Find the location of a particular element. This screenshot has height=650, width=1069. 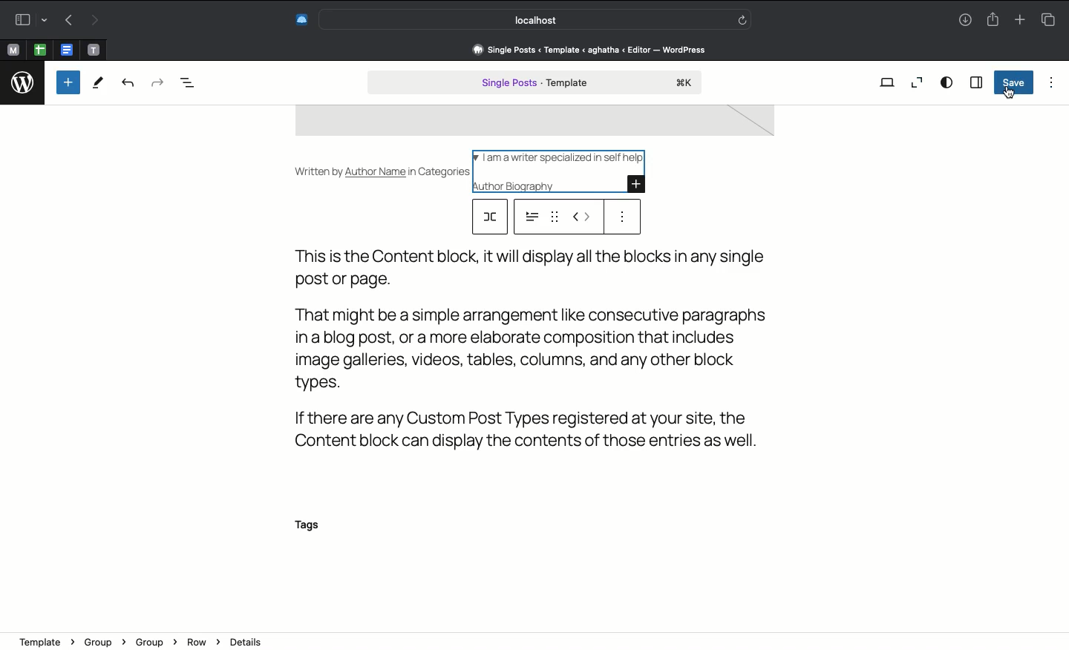

I am a writer specialized in self help is located at coordinates (561, 157).